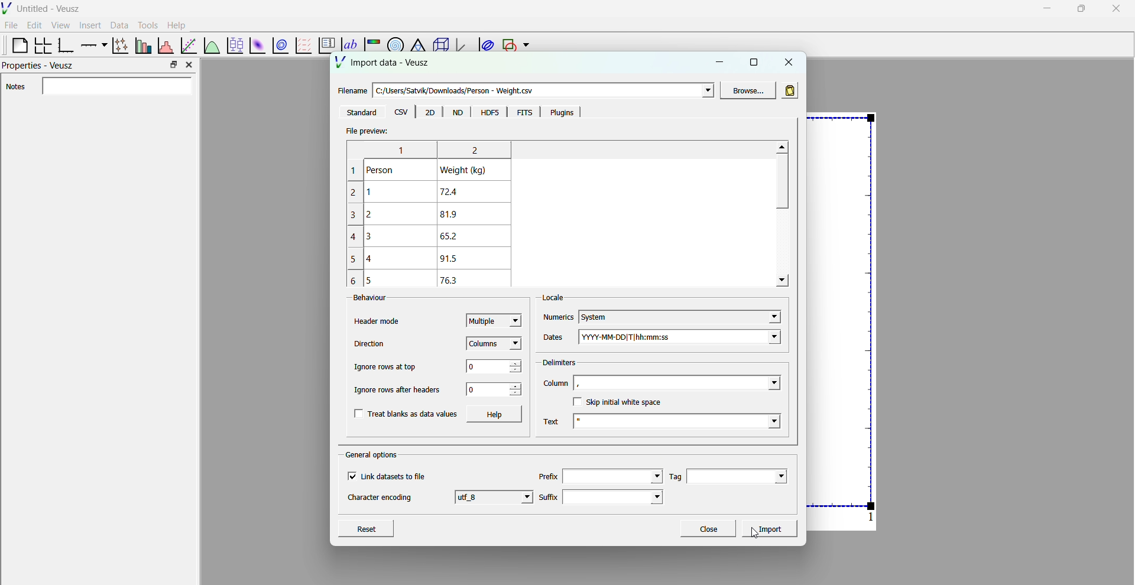 Image resolution: width=1135 pixels, height=585 pixels. I want to click on Data Preview, so click(437, 213).